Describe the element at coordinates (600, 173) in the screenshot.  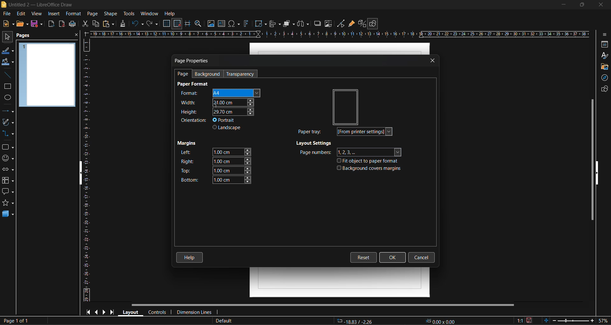
I see `hide` at that location.